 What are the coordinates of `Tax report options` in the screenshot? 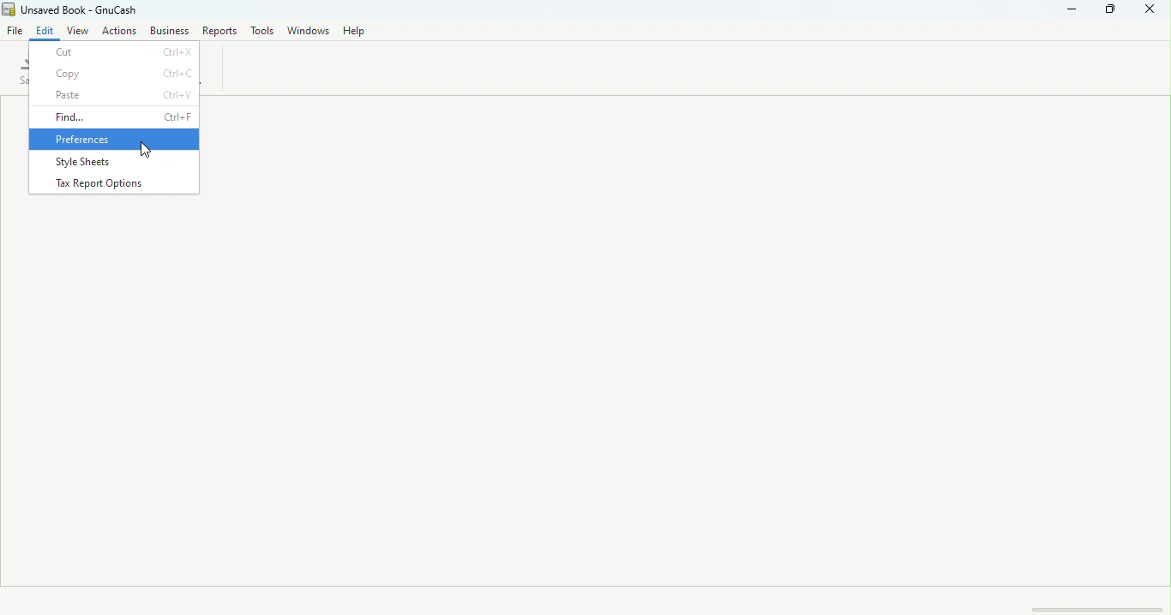 It's located at (119, 184).